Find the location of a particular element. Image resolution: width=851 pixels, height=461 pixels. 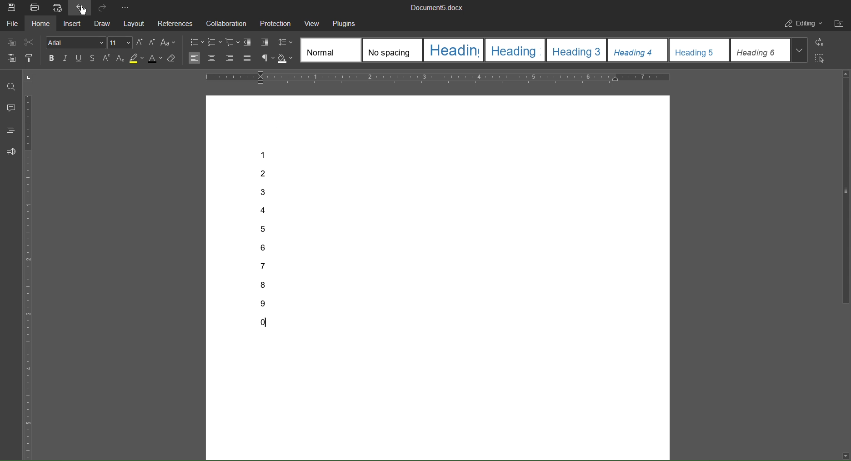

Draw is located at coordinates (103, 23).